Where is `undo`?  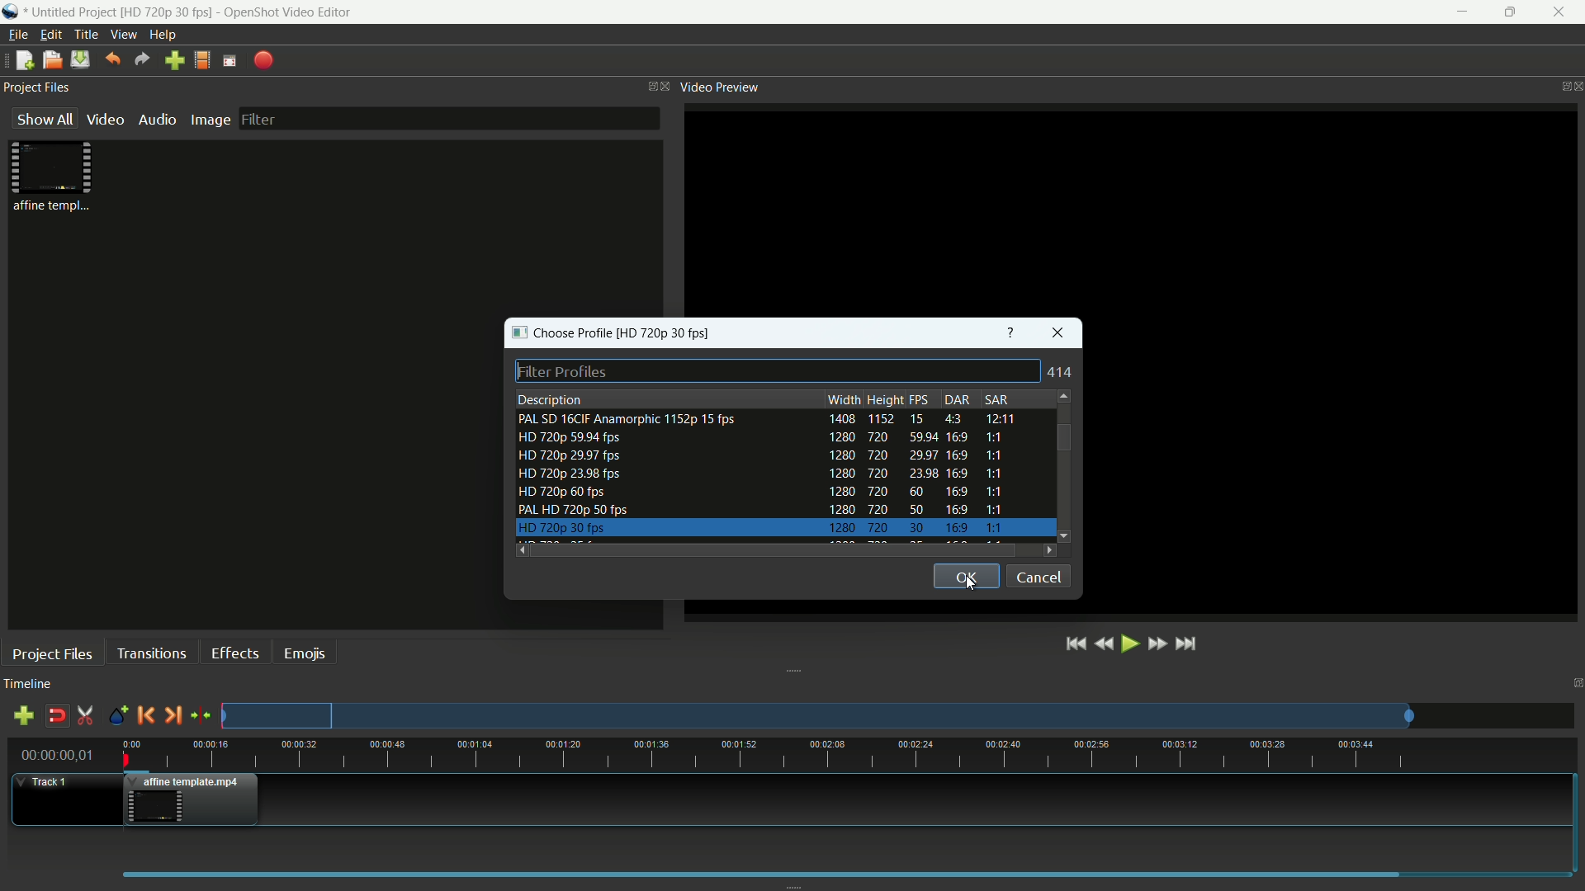 undo is located at coordinates (112, 59).